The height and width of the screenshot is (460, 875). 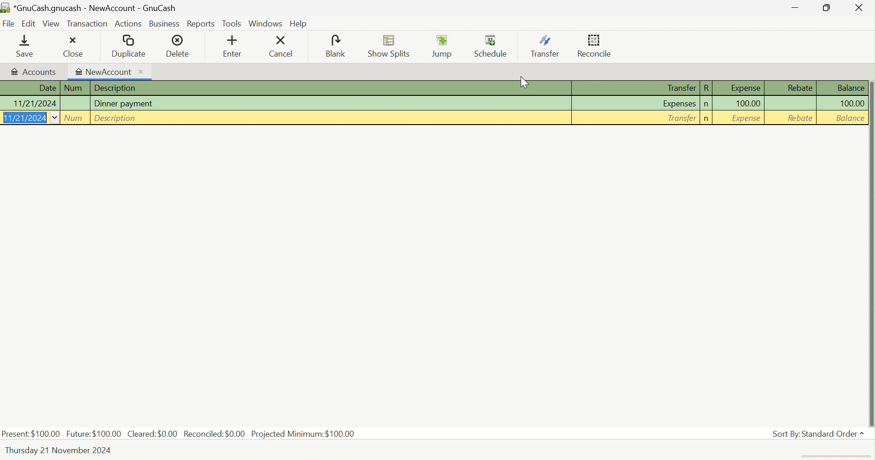 What do you see at coordinates (706, 89) in the screenshot?
I see `R` at bounding box center [706, 89].